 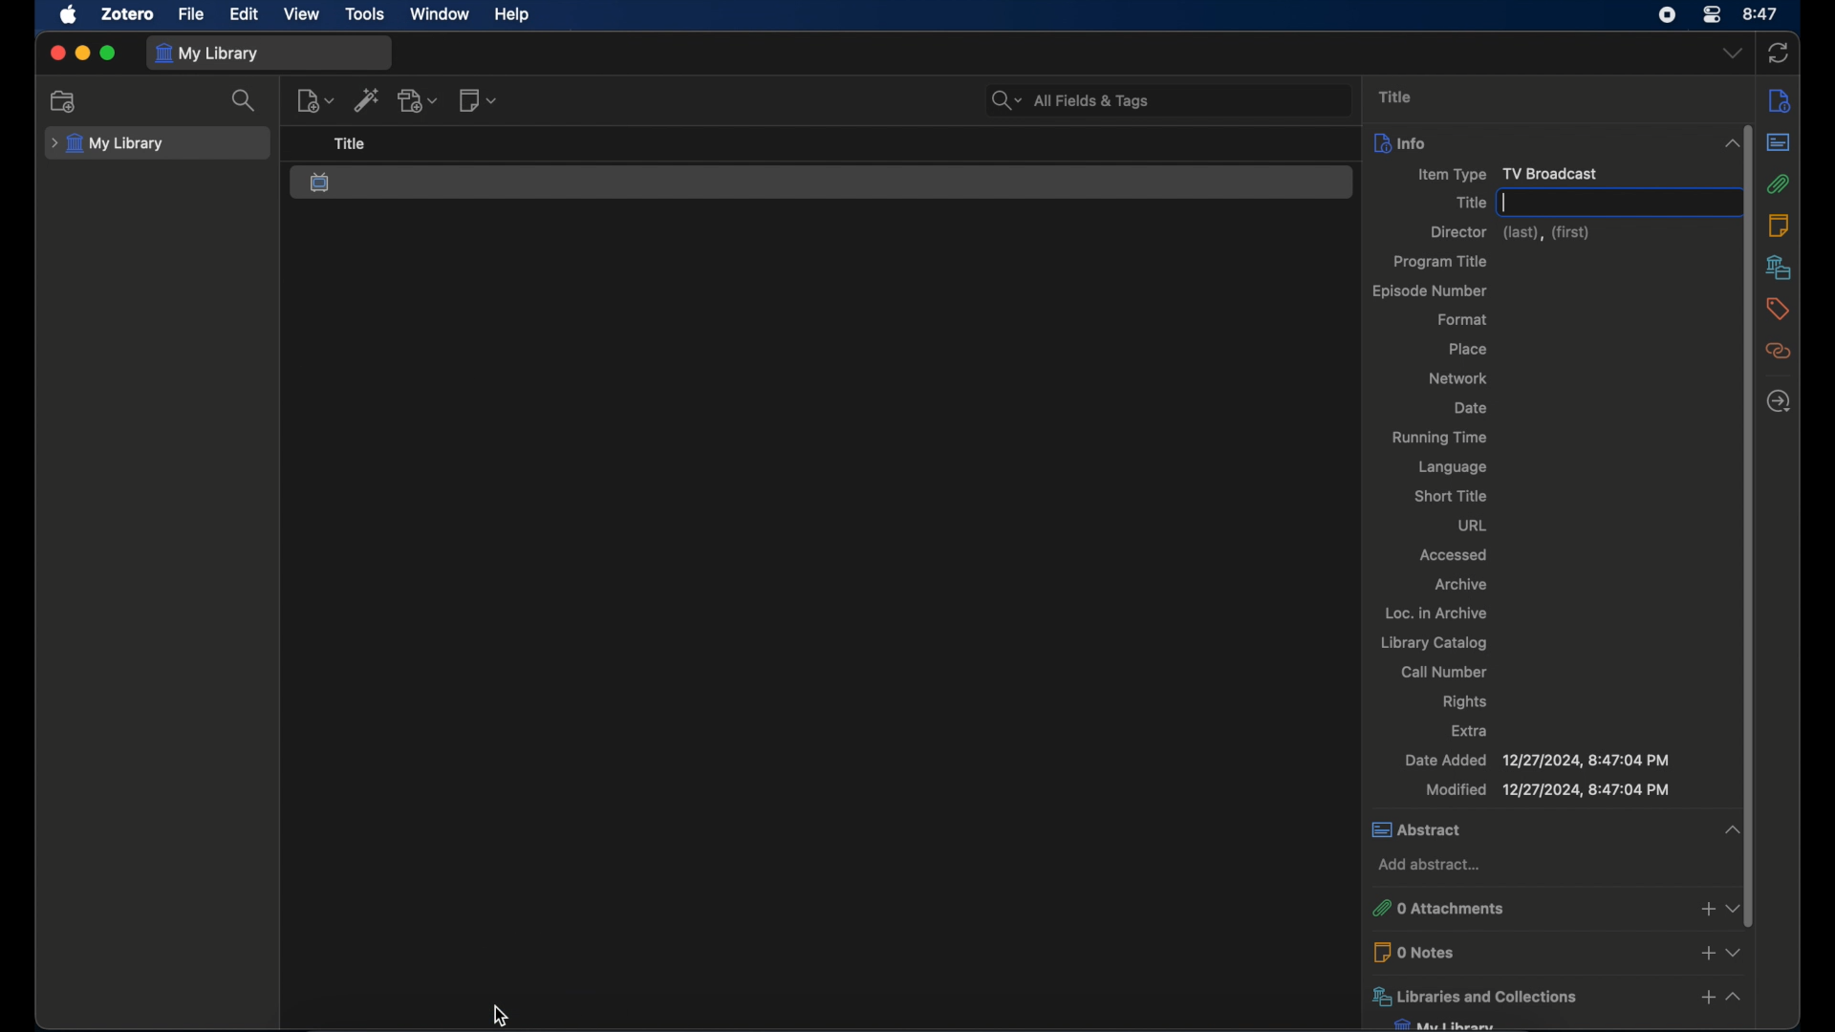 I want to click on text input, so click(x=1616, y=203).